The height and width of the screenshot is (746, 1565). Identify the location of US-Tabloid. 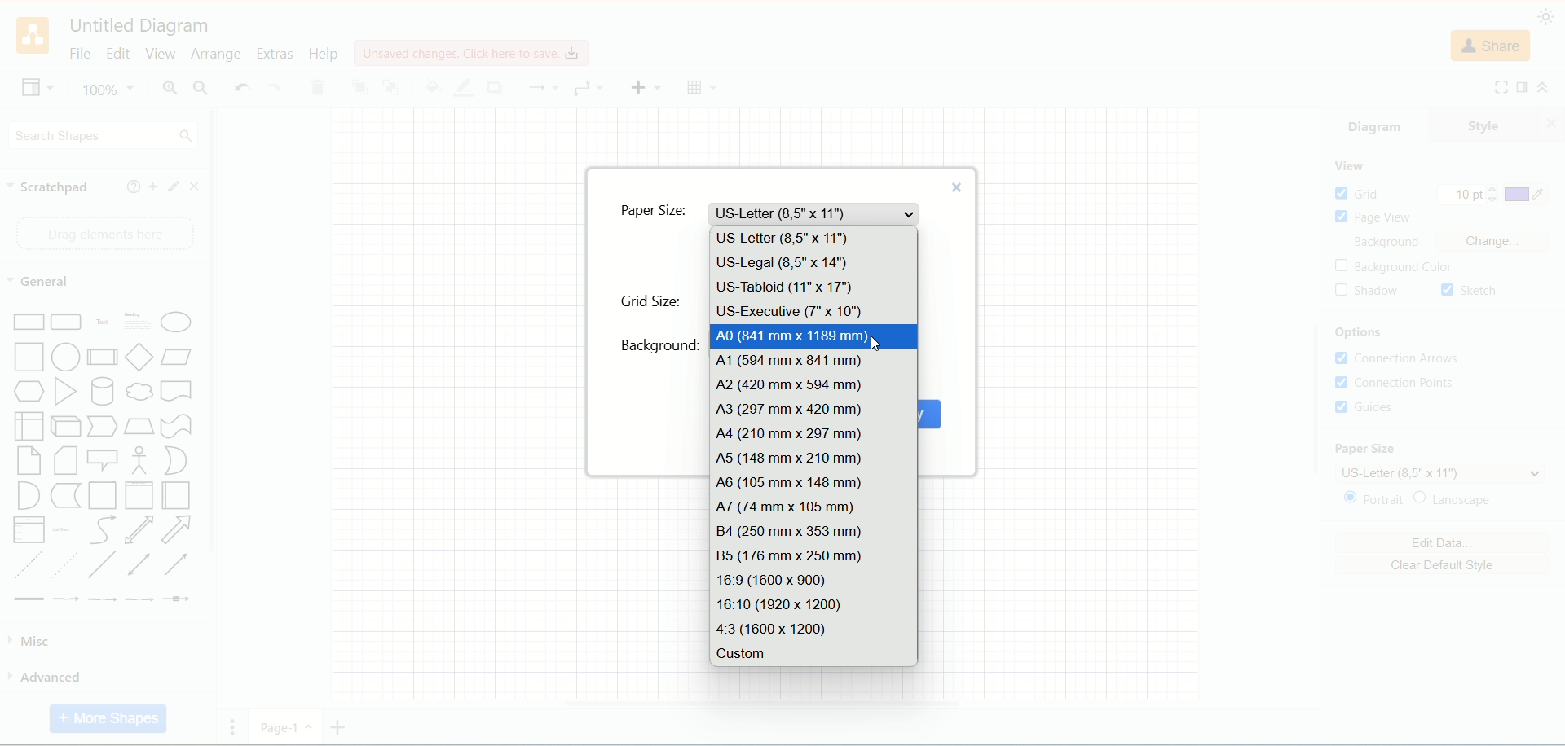
(813, 289).